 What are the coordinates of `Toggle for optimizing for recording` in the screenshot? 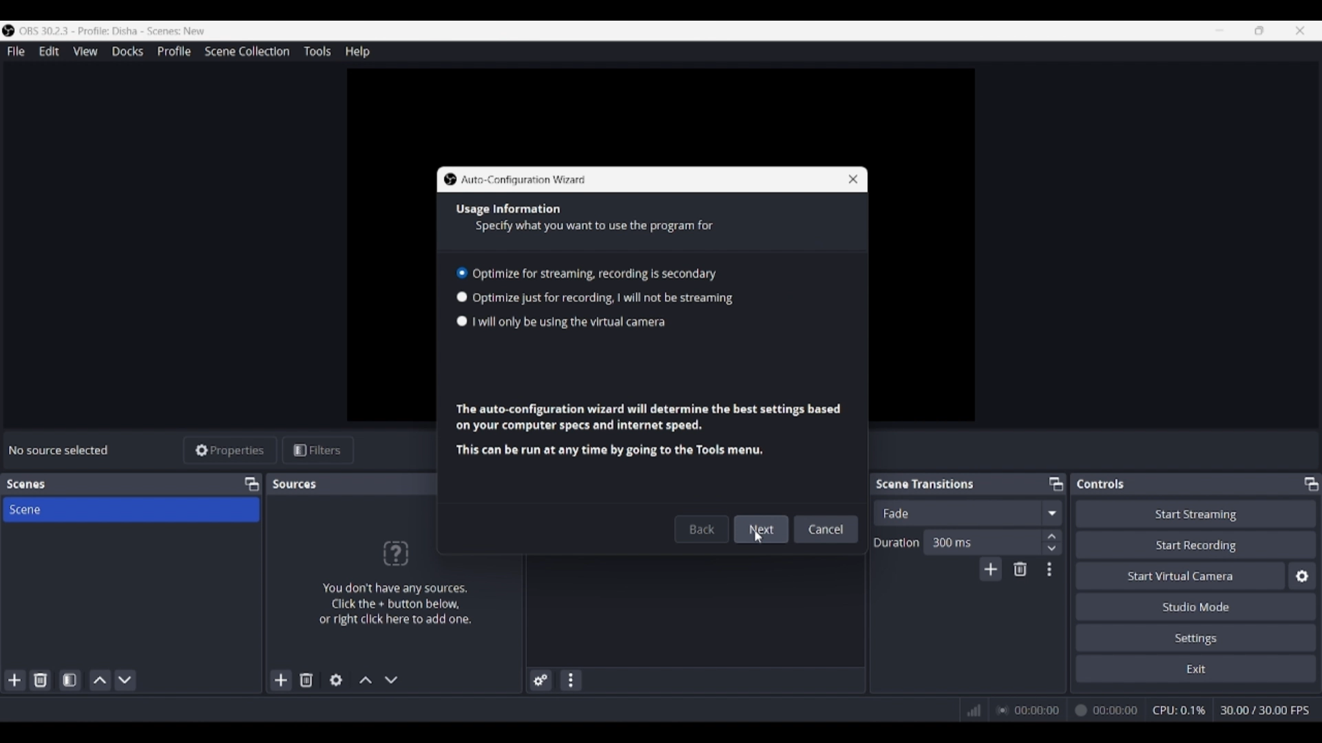 It's located at (595, 299).